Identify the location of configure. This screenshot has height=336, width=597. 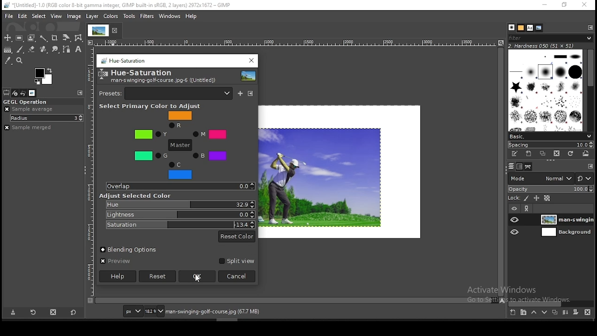
(250, 94).